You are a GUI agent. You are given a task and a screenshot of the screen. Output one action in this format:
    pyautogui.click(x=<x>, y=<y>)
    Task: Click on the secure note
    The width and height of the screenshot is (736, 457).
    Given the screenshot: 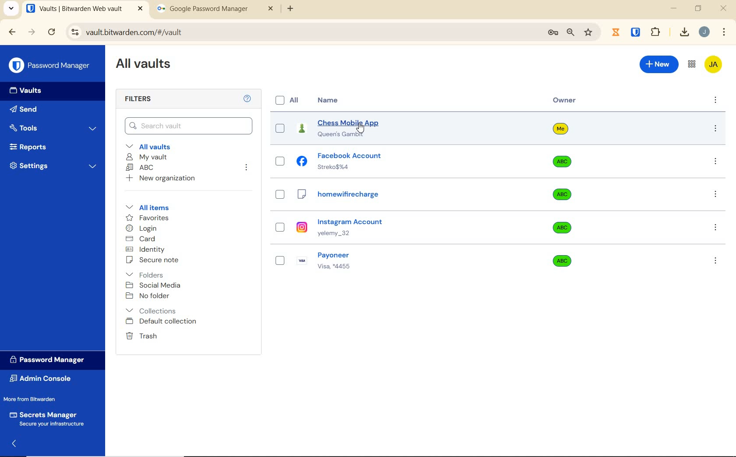 What is the action you would take?
    pyautogui.click(x=154, y=261)
    